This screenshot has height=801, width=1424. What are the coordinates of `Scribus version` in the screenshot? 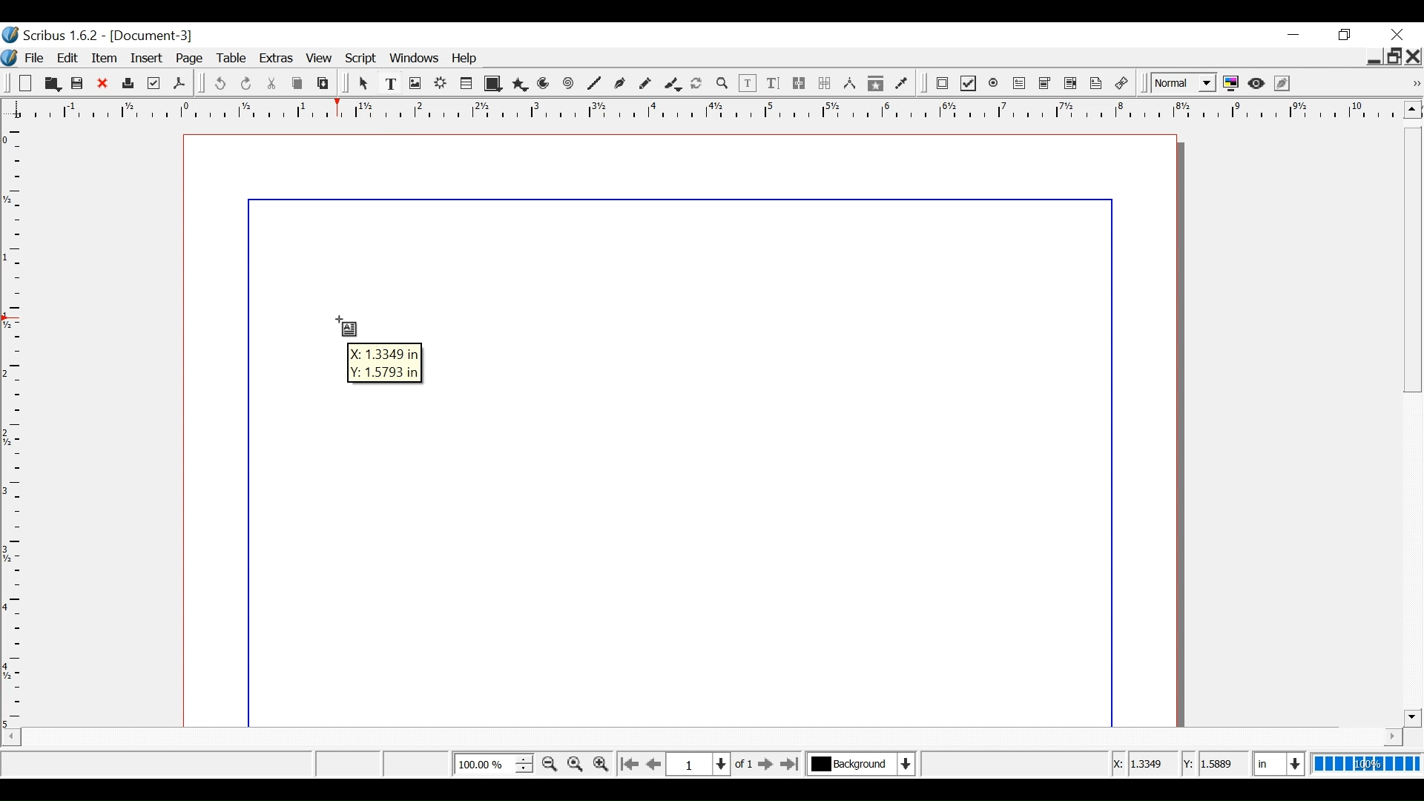 It's located at (51, 35).